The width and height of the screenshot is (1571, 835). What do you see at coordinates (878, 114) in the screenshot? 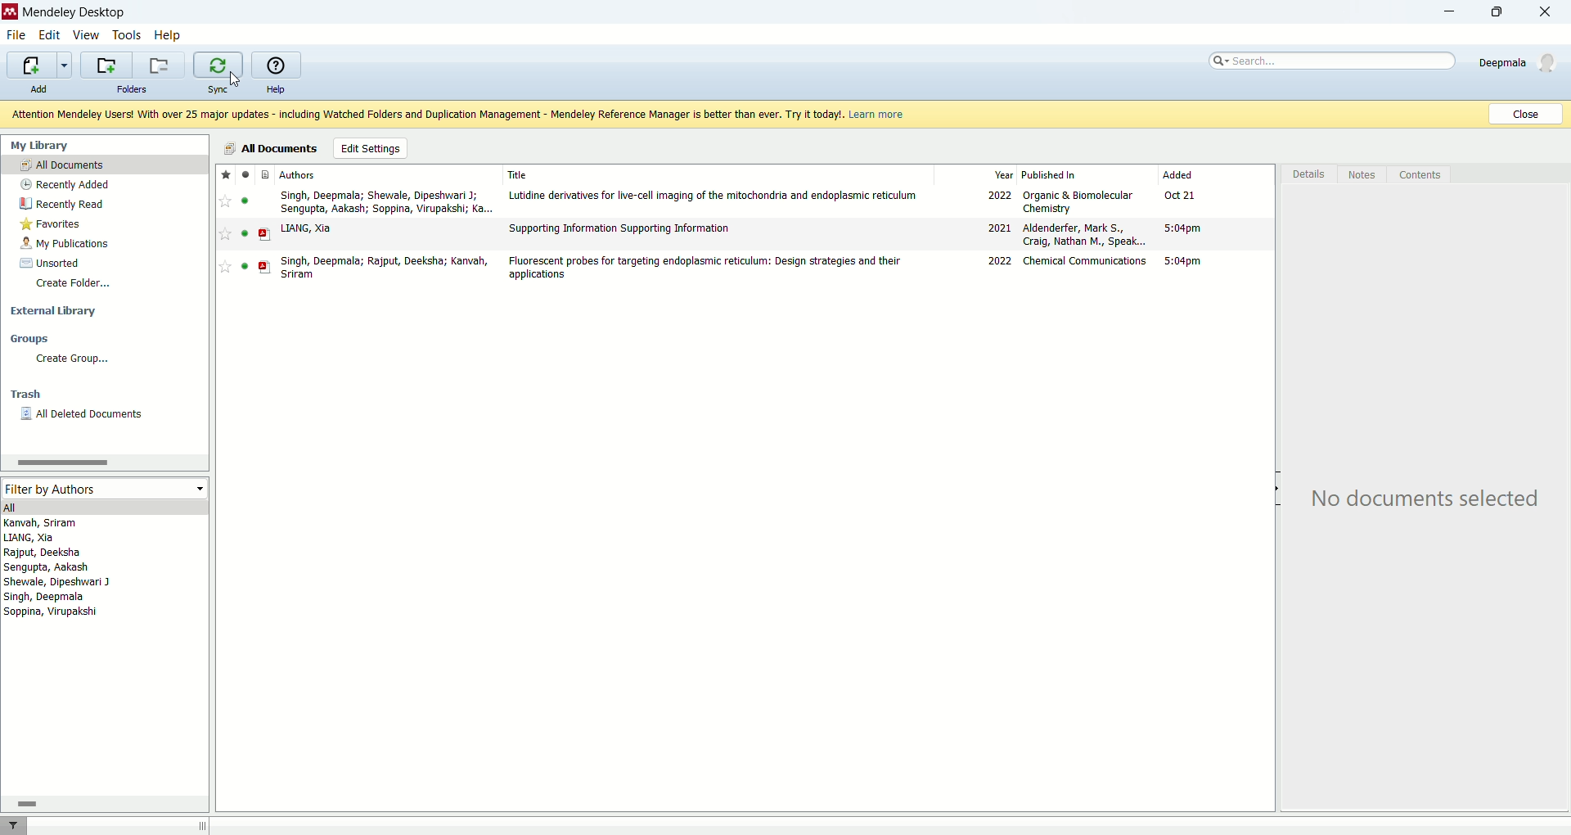
I see `Learn more` at bounding box center [878, 114].